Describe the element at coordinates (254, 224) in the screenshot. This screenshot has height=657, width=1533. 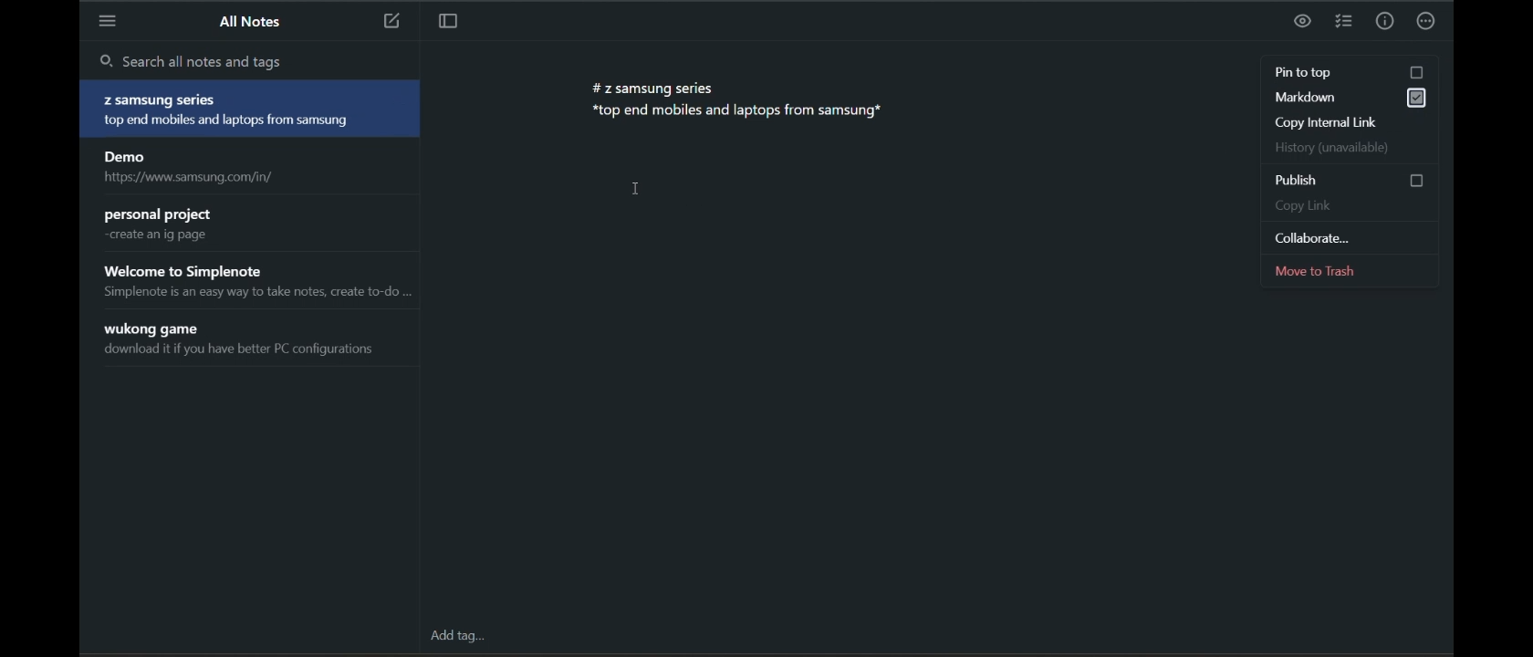
I see `personal project create an ig page` at that location.